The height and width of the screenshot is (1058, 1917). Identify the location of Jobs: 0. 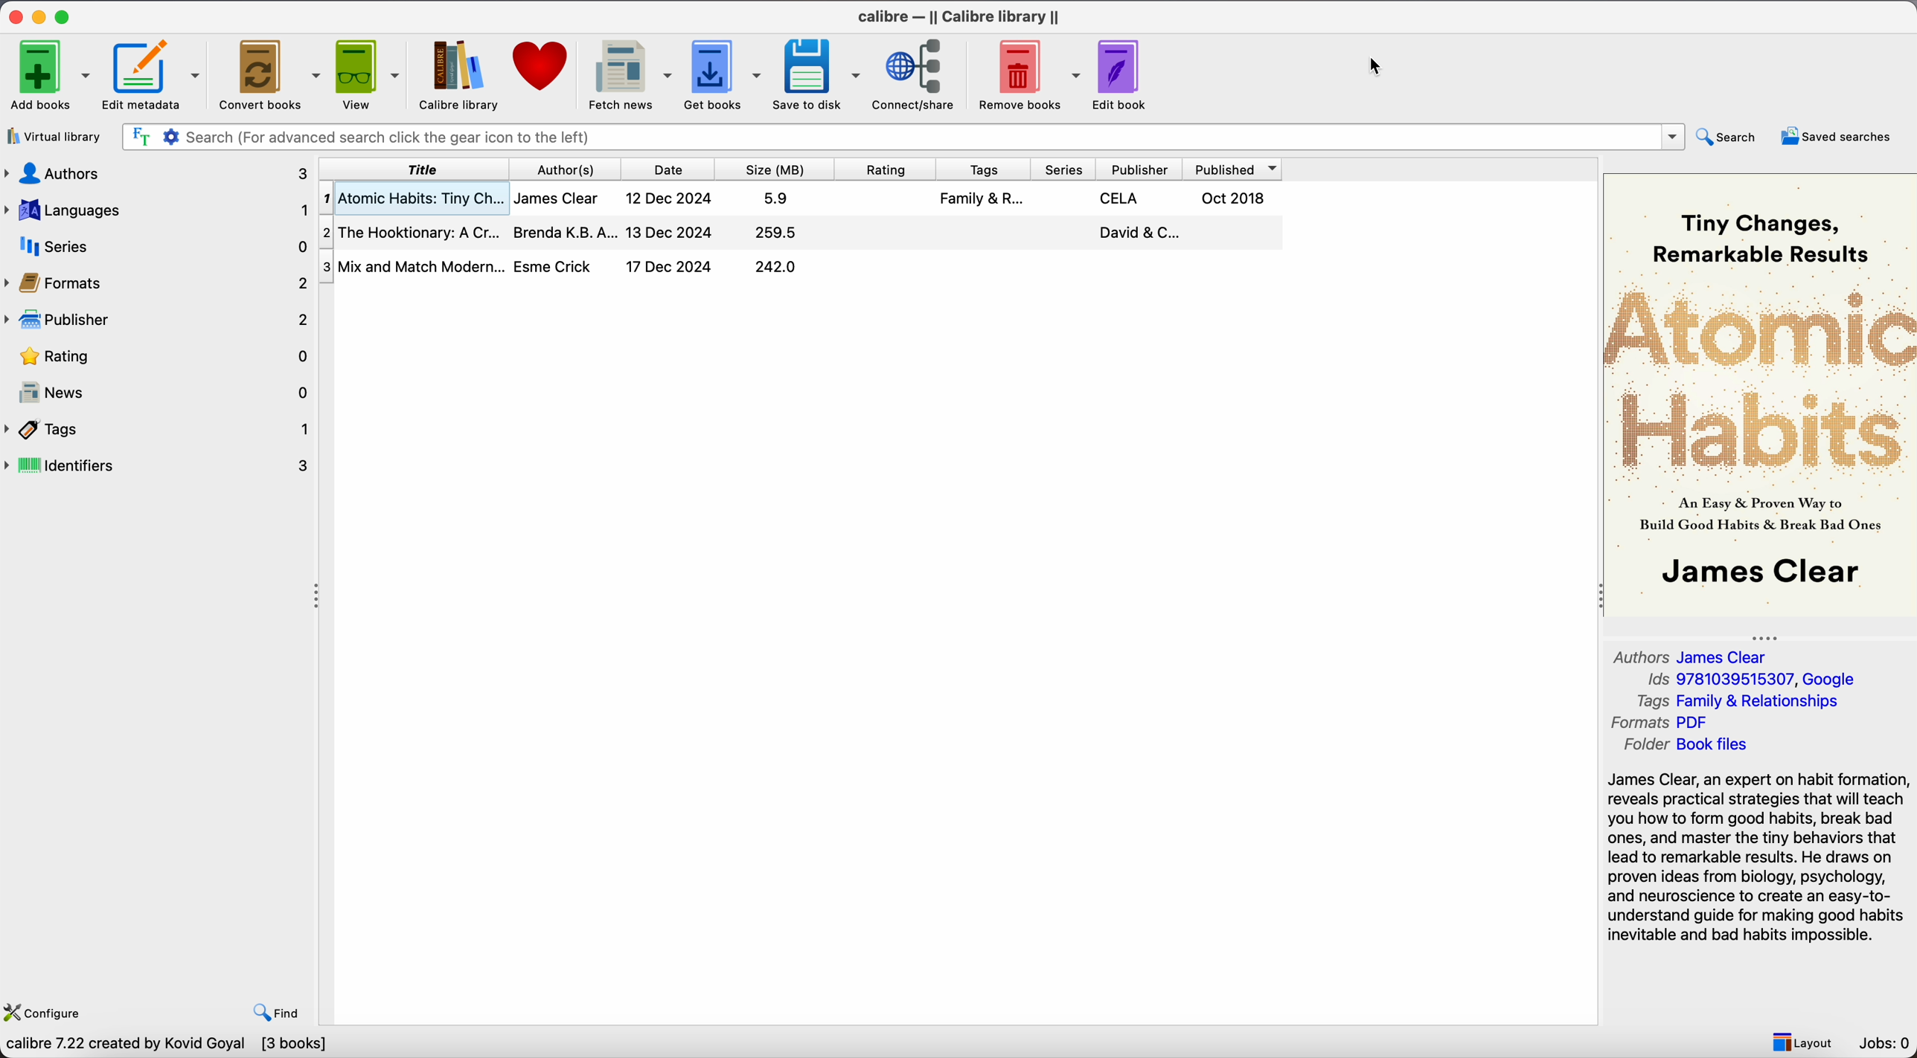
(1886, 1043).